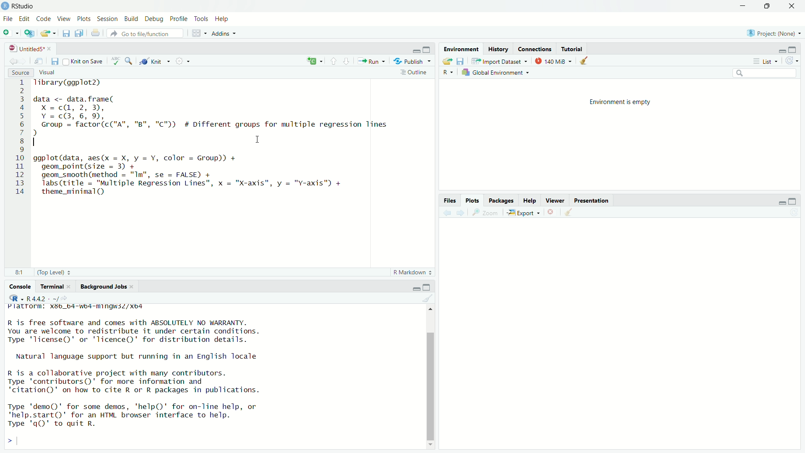 Image resolution: width=805 pixels, height=453 pixels. I want to click on Tutorial, so click(575, 47).